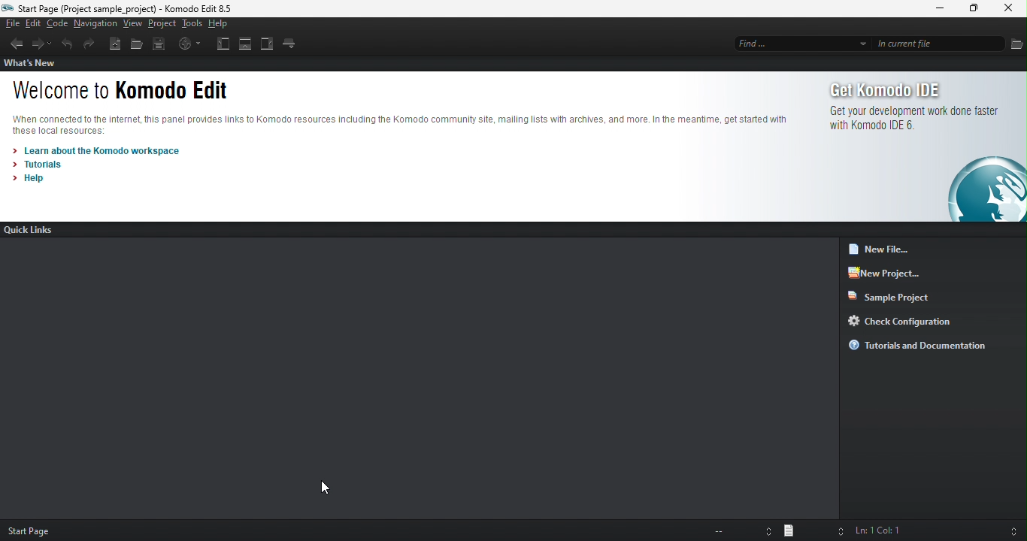  I want to click on tutorials and documentation, so click(925, 344).